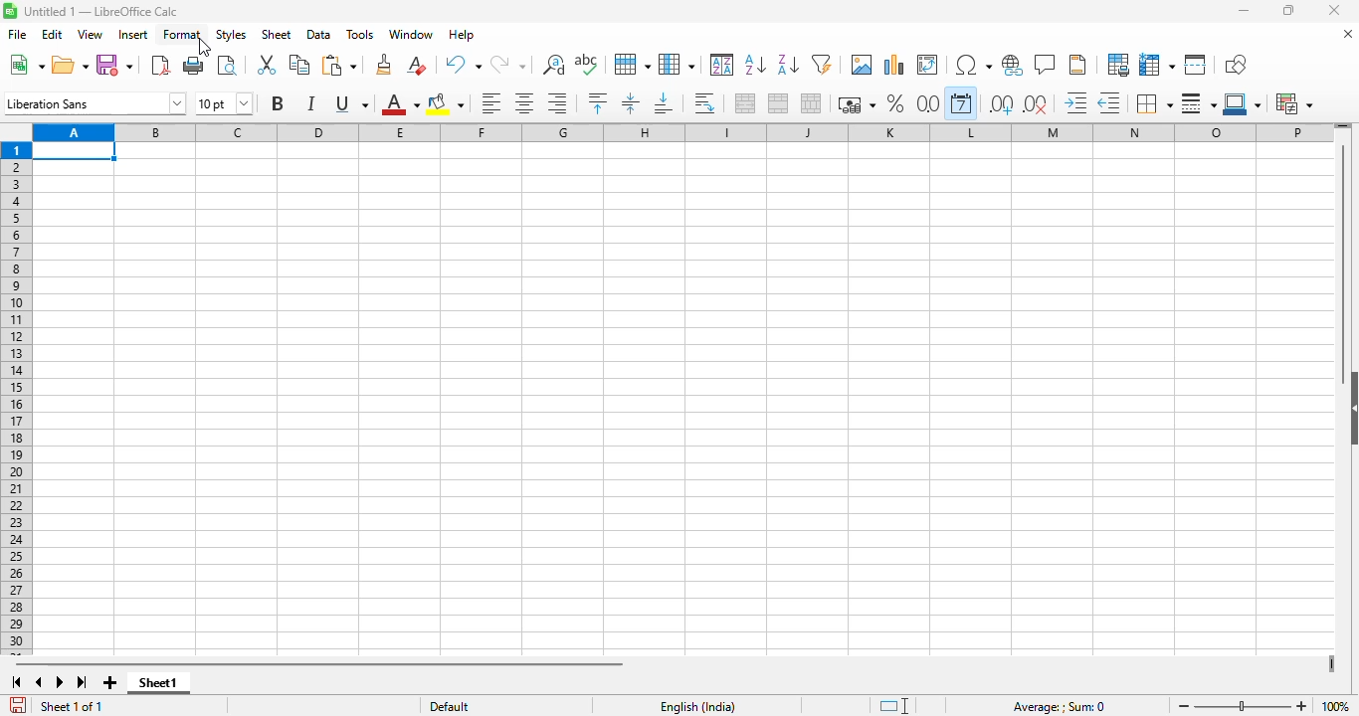  What do you see at coordinates (318, 665) in the screenshot?
I see `horizontal scroll bar` at bounding box center [318, 665].